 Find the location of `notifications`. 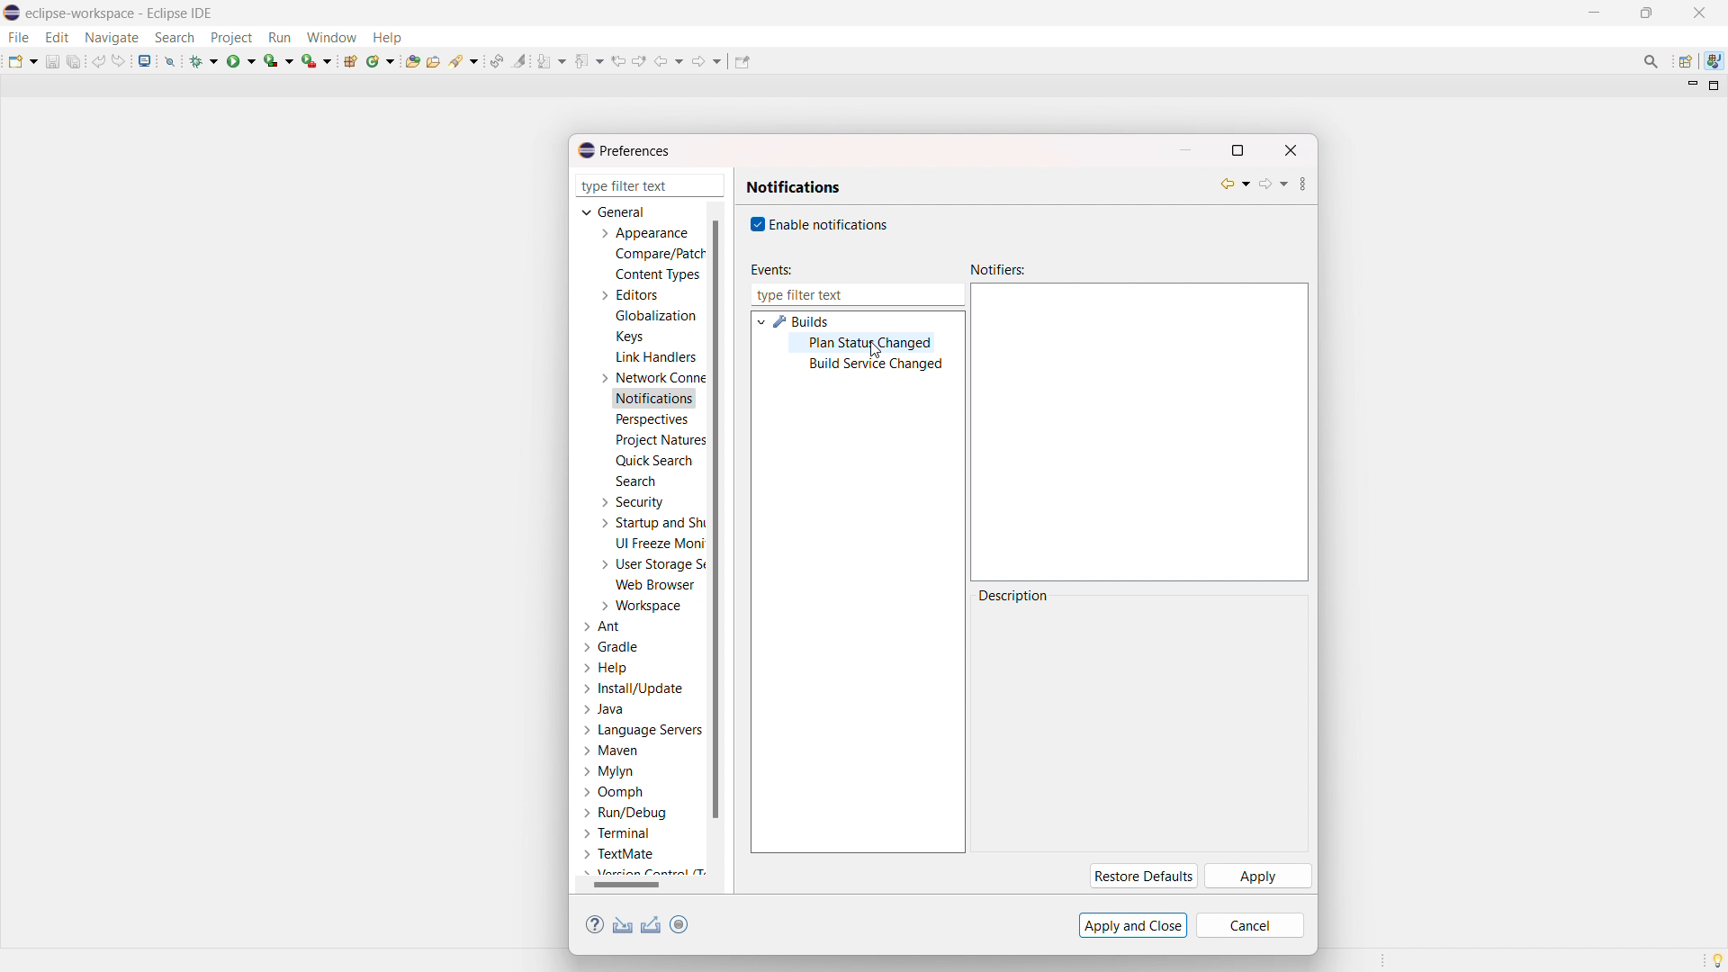

notifications is located at coordinates (794, 187).